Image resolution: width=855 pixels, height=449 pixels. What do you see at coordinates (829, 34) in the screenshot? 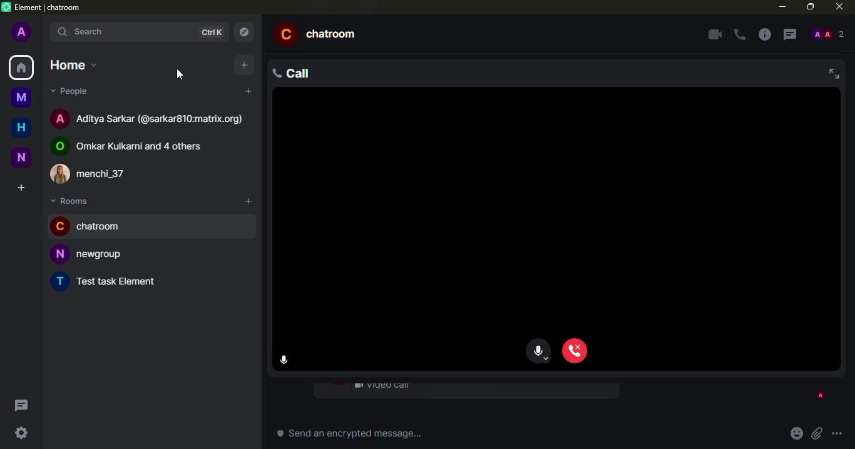
I see `people` at bounding box center [829, 34].